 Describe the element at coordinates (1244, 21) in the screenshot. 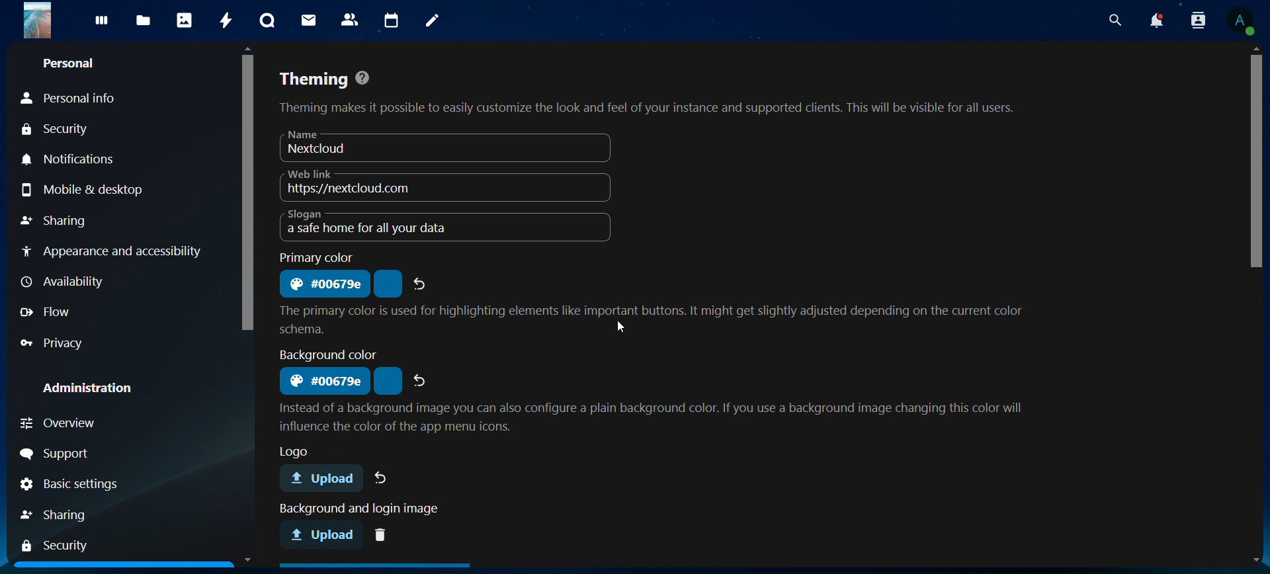

I see `profile` at that location.